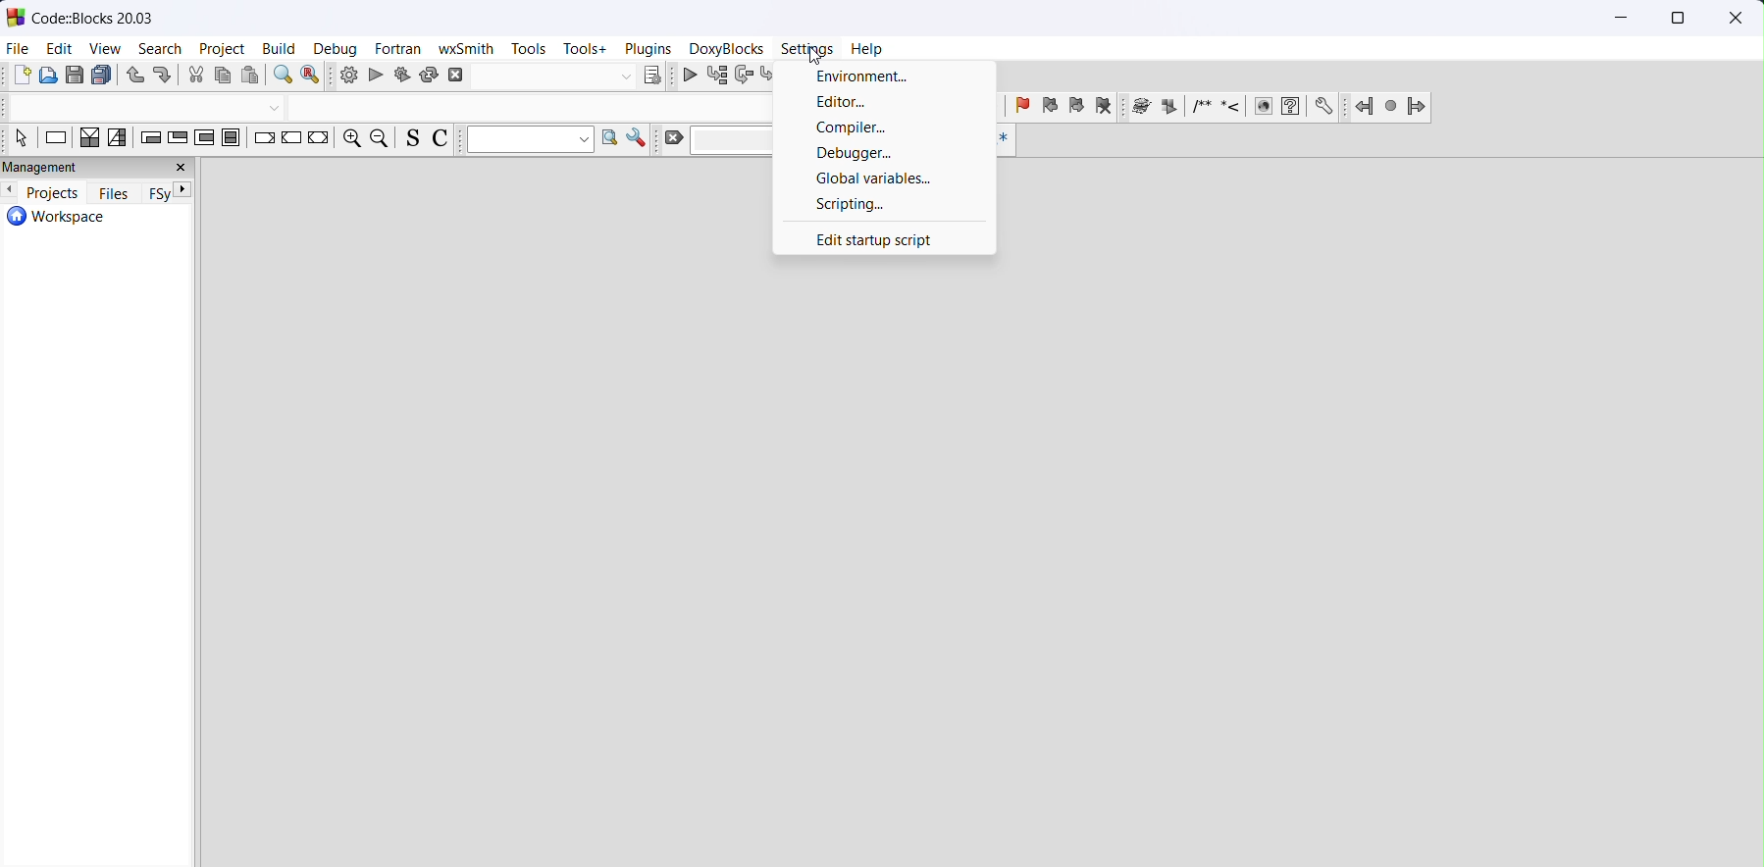 This screenshot has height=867, width=1764. What do you see at coordinates (115, 194) in the screenshot?
I see `files` at bounding box center [115, 194].